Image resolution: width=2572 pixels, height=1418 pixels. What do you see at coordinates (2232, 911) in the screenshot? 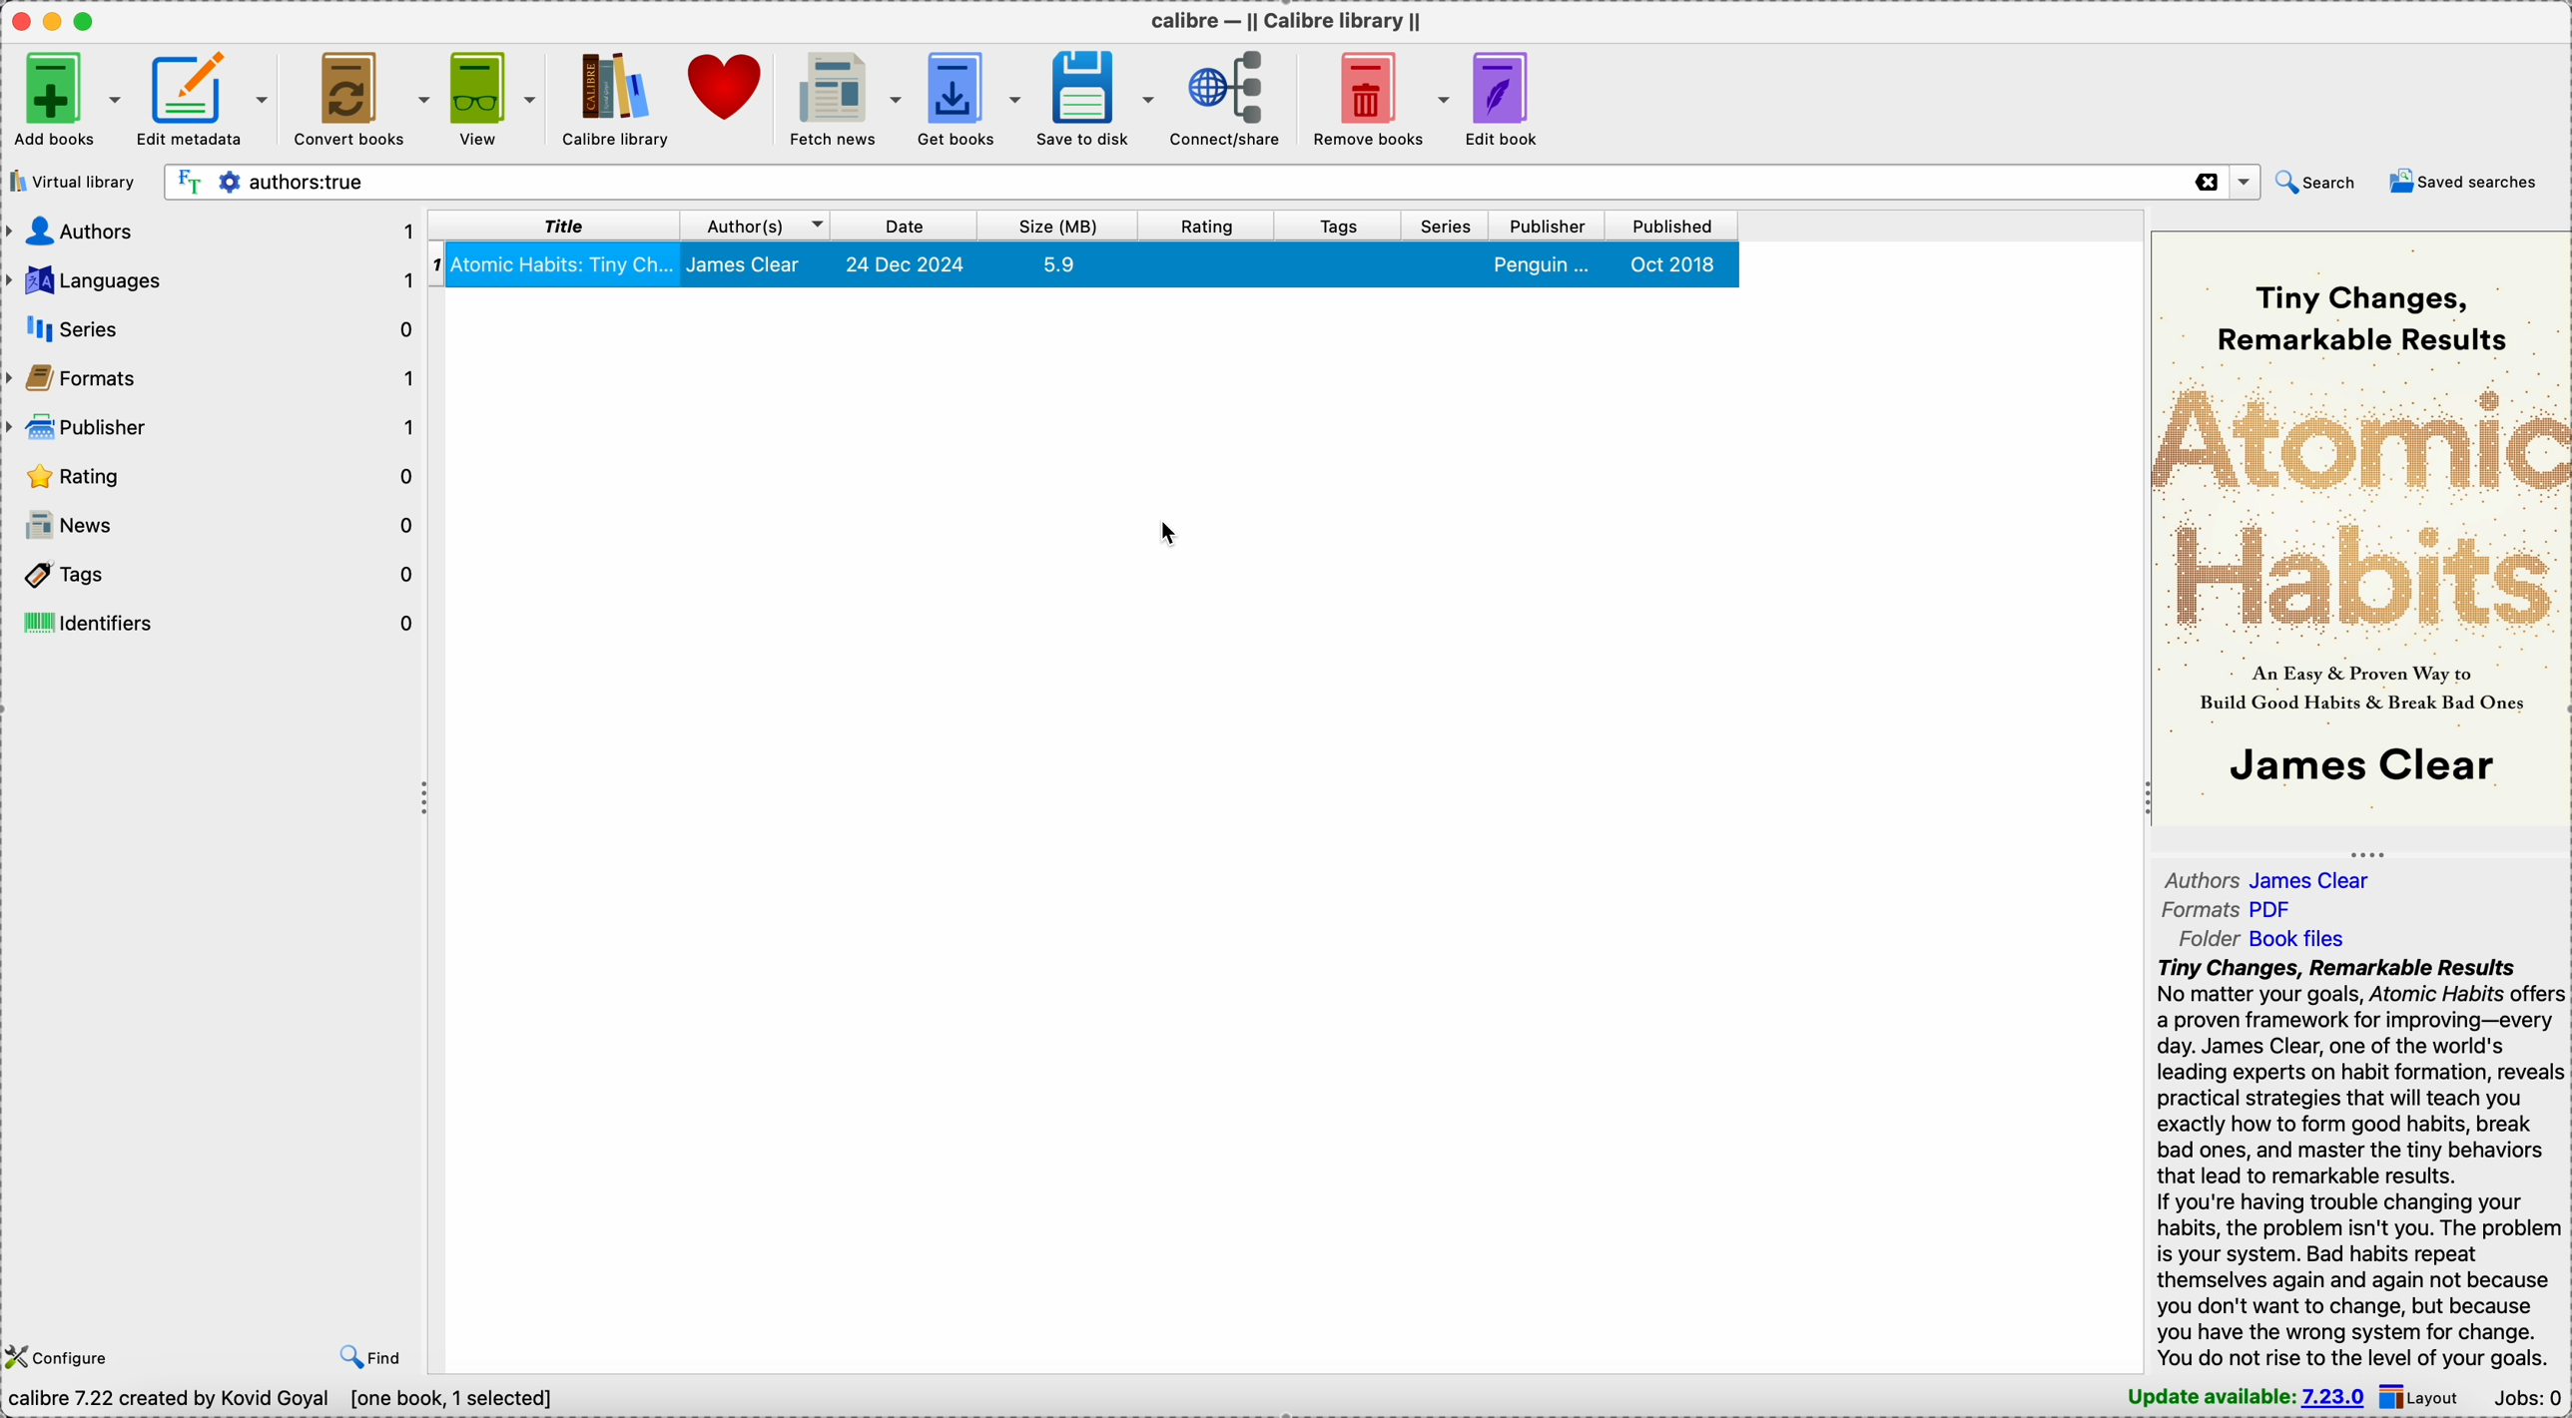
I see `formats PDF` at bounding box center [2232, 911].